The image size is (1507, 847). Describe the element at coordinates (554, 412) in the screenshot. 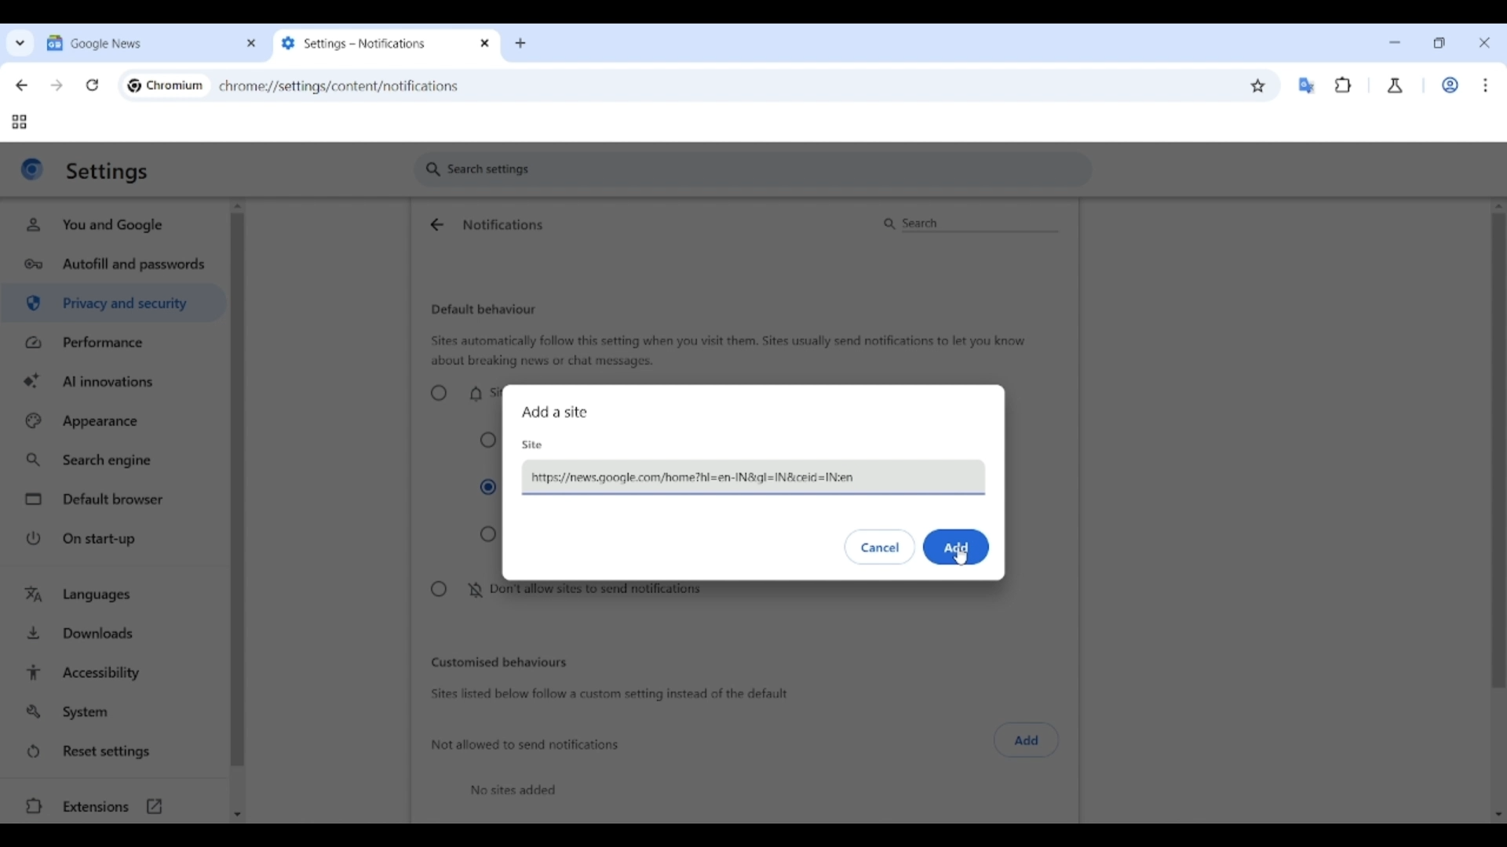

I see `Add a site` at that location.